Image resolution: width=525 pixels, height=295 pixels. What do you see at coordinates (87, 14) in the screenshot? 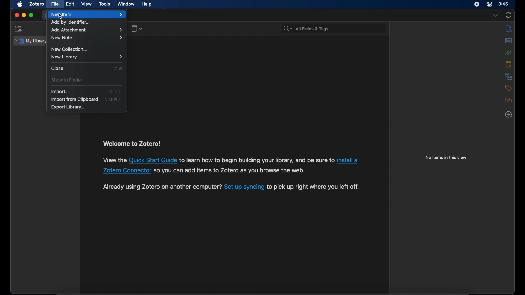
I see `new item` at bounding box center [87, 14].